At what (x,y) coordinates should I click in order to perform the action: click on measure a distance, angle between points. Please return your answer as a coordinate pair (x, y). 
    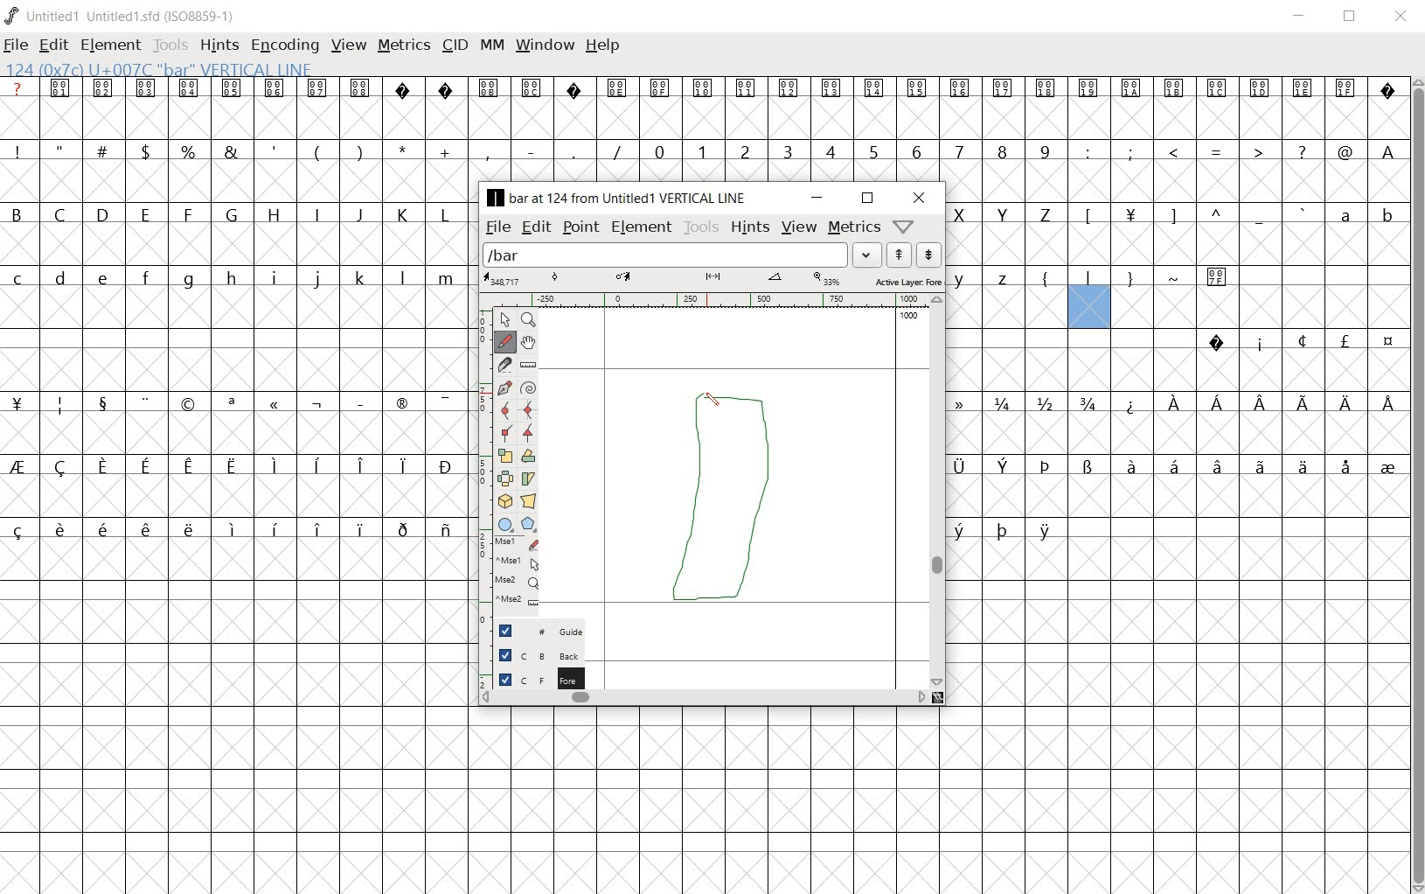
    Looking at the image, I should click on (529, 366).